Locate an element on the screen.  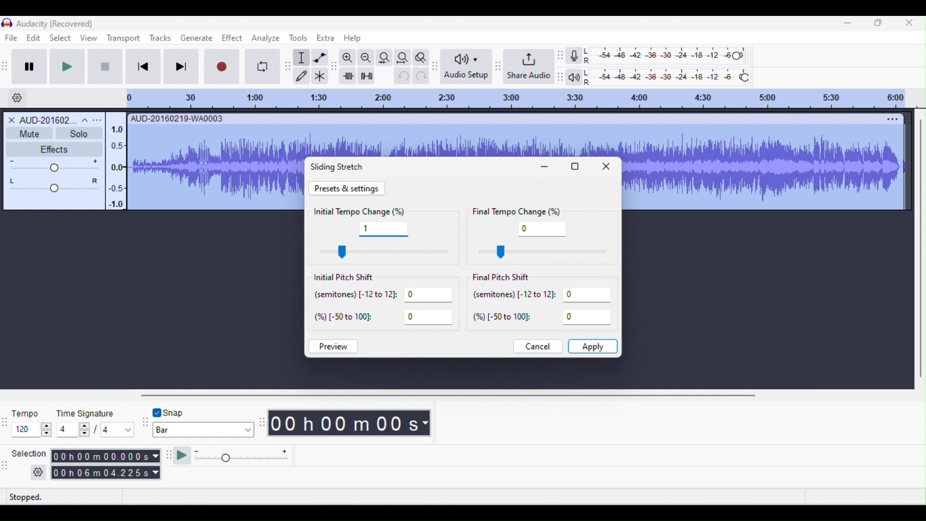
enable looping is located at coordinates (262, 67).